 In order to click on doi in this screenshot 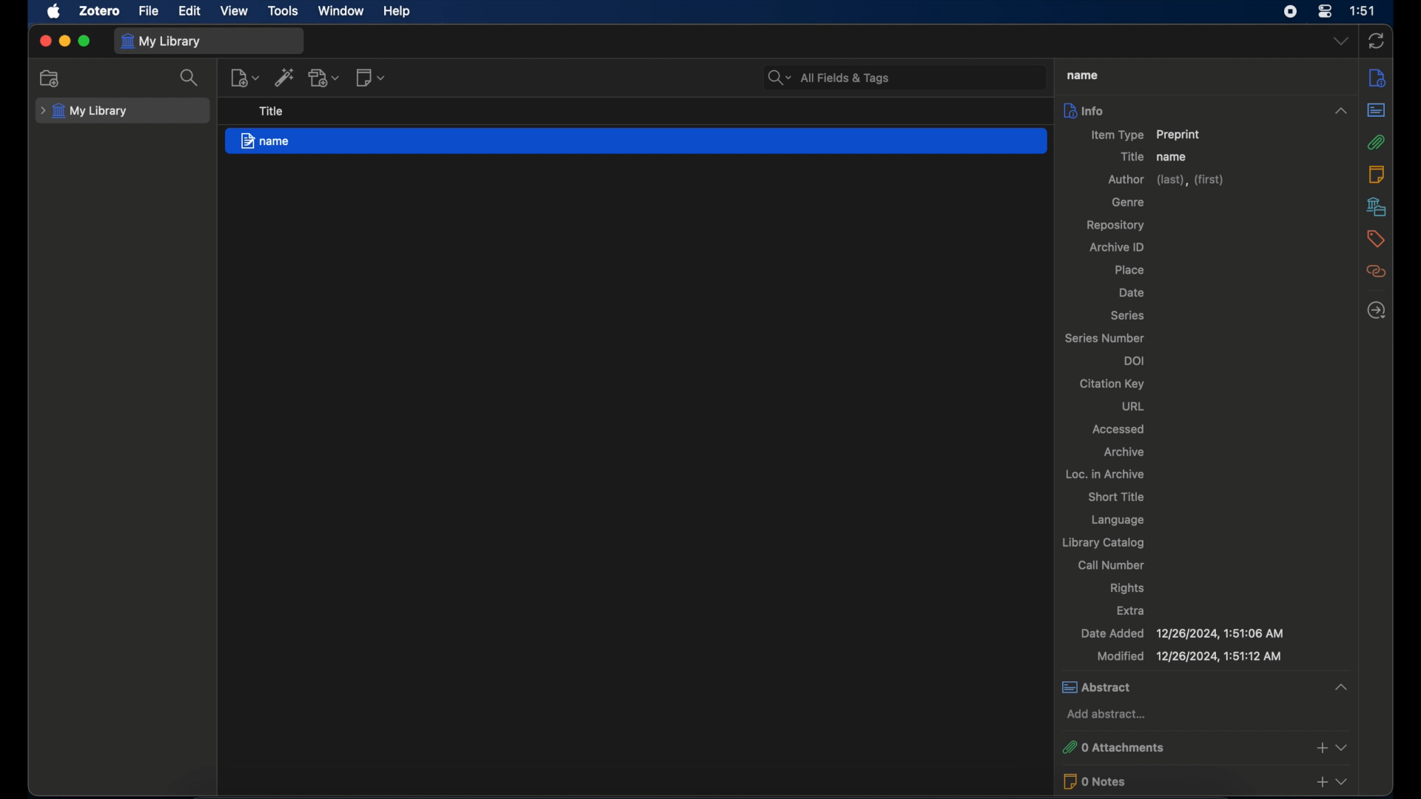, I will do `click(1133, 361)`.